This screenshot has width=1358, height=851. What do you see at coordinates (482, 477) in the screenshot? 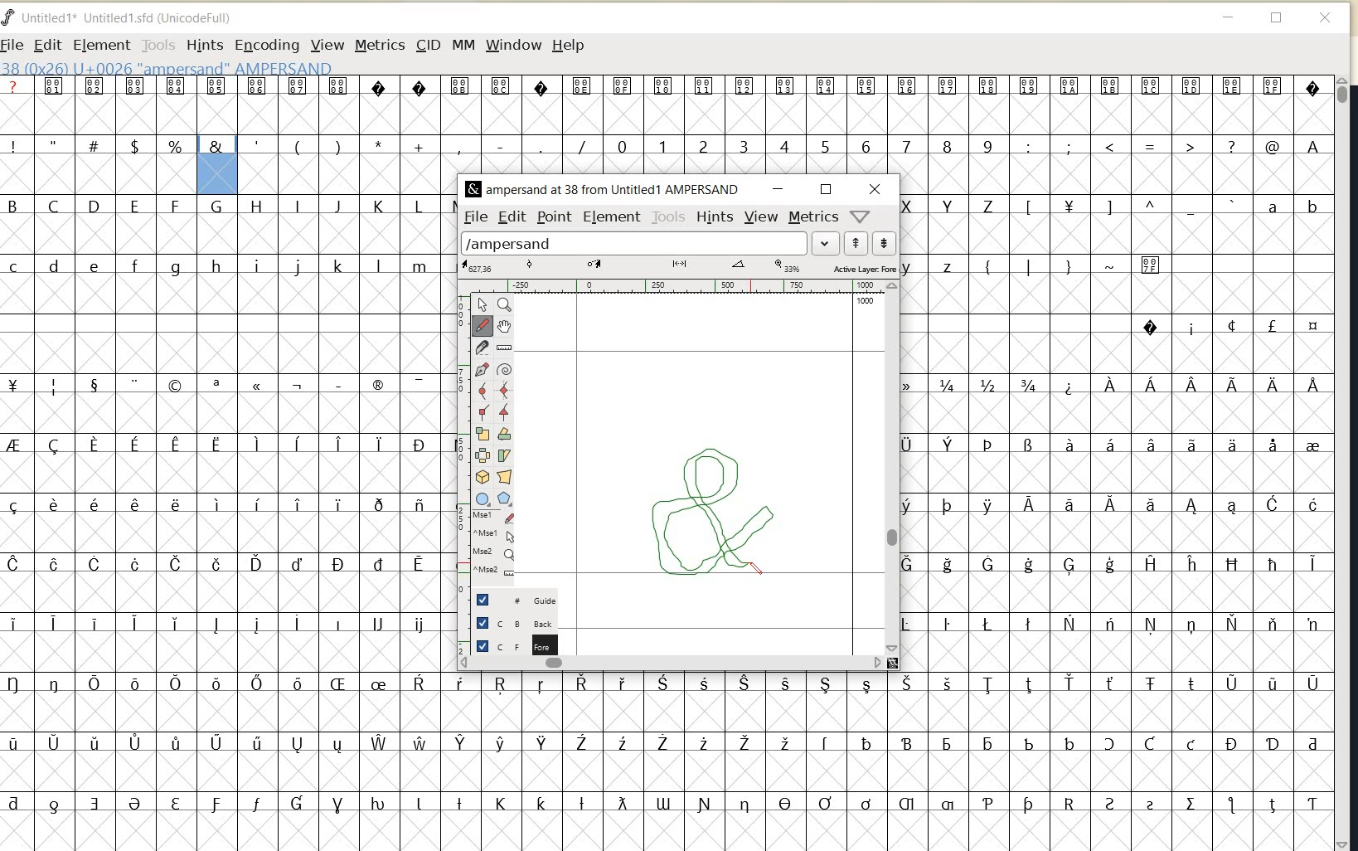
I see `rotate the selection in 3d and project back to plane` at bounding box center [482, 477].